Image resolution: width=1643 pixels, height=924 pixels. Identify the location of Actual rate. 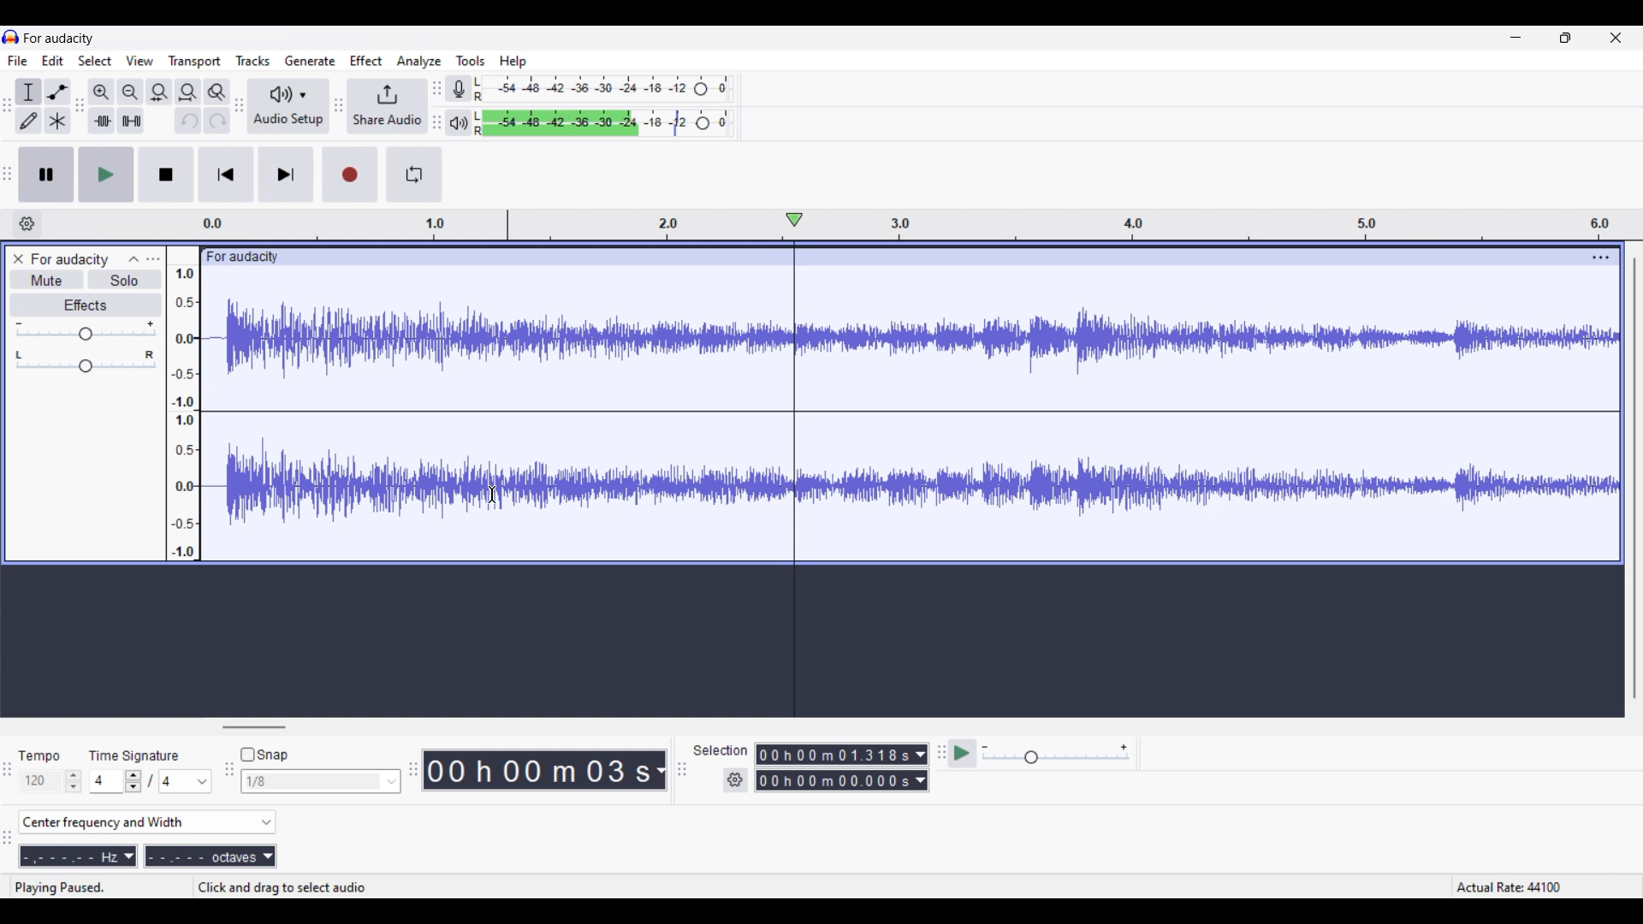
(1516, 885).